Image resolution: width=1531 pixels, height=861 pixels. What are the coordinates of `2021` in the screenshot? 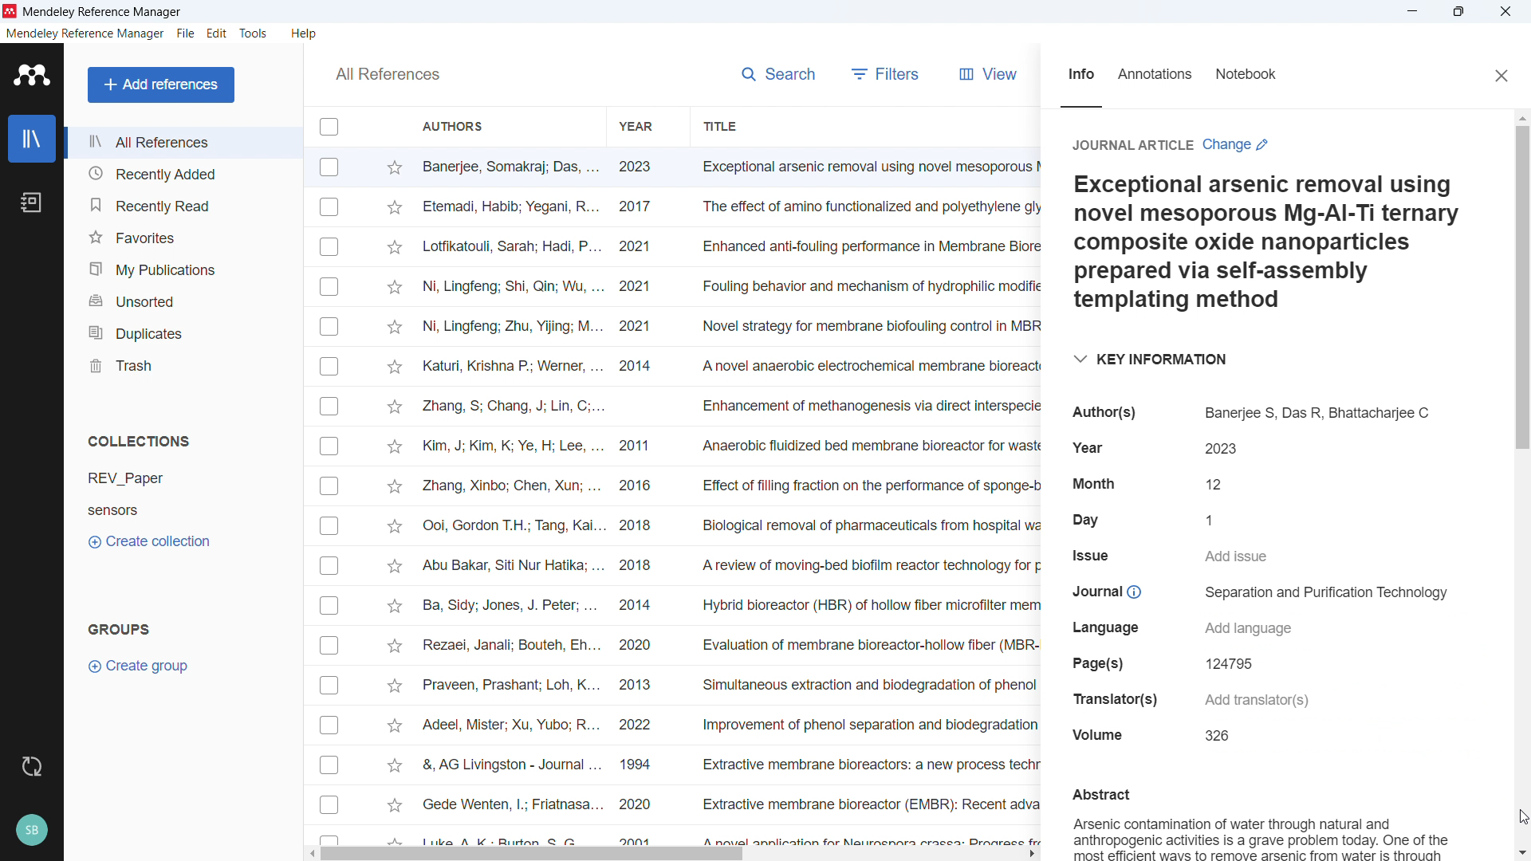 It's located at (643, 245).